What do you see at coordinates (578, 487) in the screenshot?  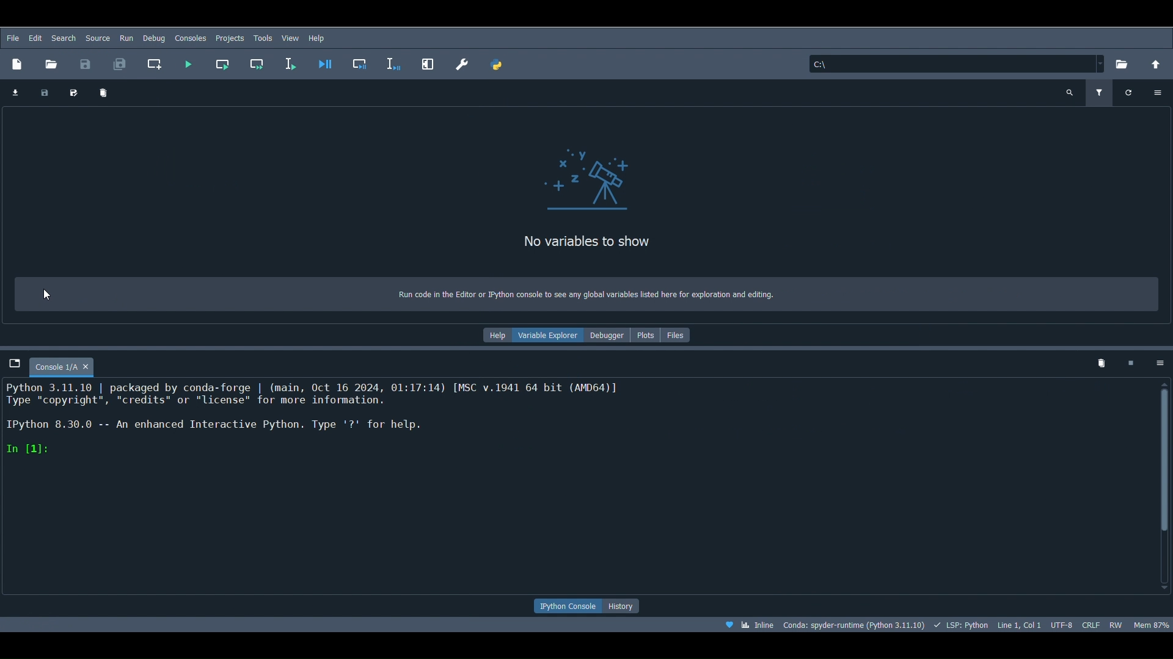 I see `Console` at bounding box center [578, 487].